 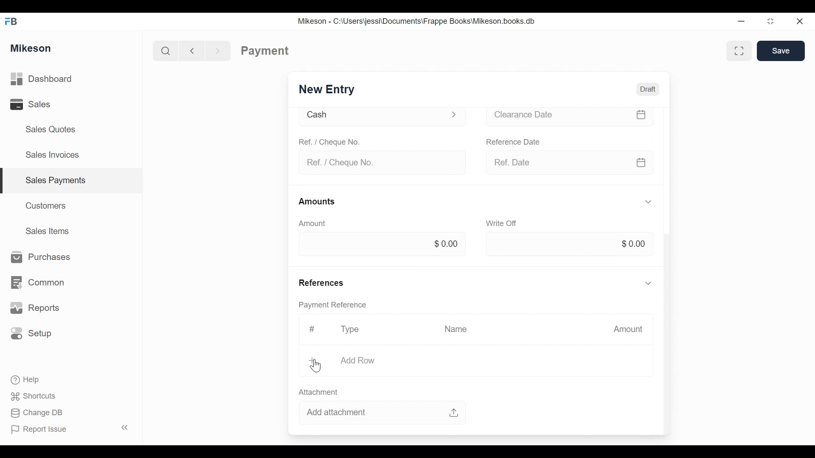 What do you see at coordinates (332, 143) in the screenshot?
I see `Ref. / Cheque No.` at bounding box center [332, 143].